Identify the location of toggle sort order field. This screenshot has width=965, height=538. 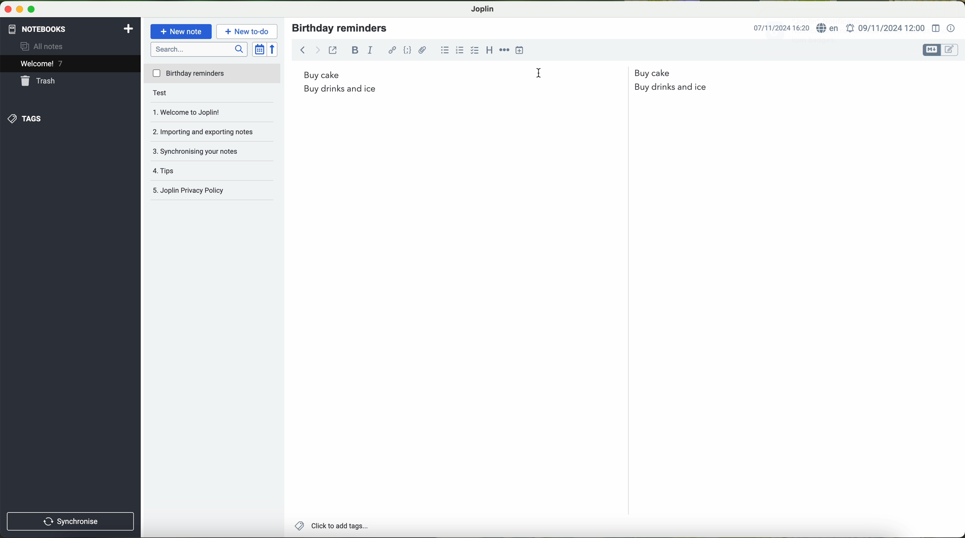
(259, 49).